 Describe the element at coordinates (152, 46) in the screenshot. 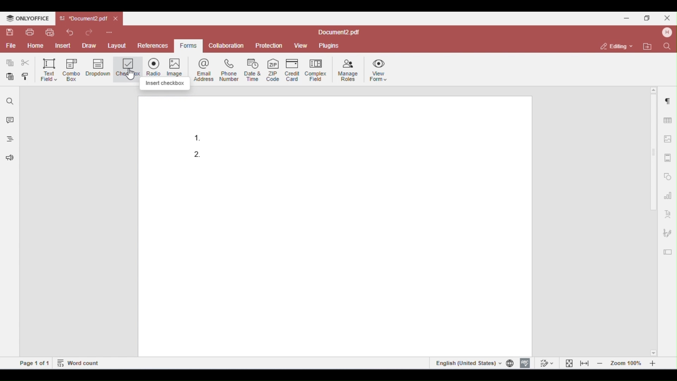

I see `references` at that location.